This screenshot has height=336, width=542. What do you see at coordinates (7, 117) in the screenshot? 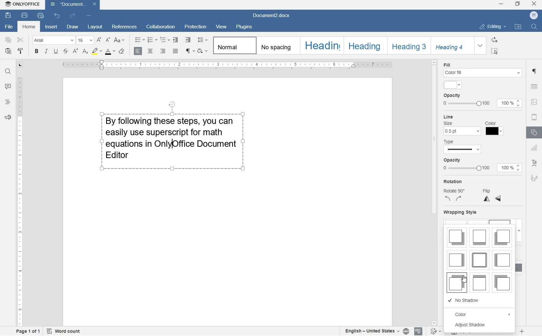
I see `feedback & support` at bounding box center [7, 117].